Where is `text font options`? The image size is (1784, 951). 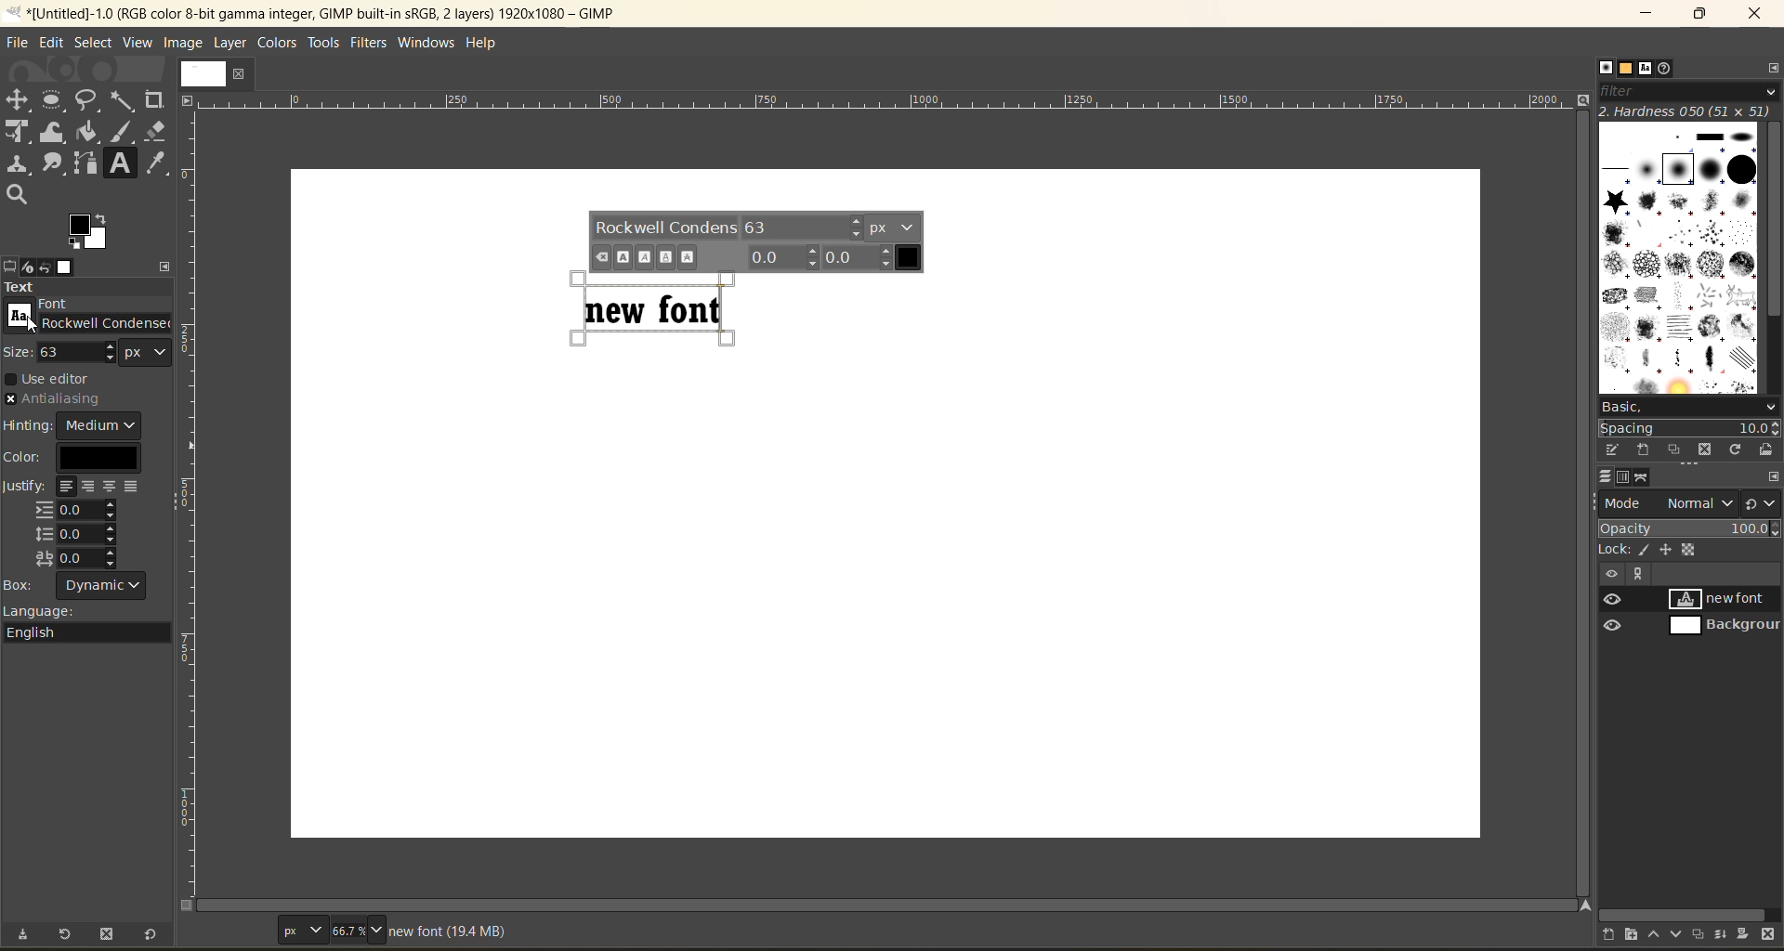 text font options is located at coordinates (758, 241).